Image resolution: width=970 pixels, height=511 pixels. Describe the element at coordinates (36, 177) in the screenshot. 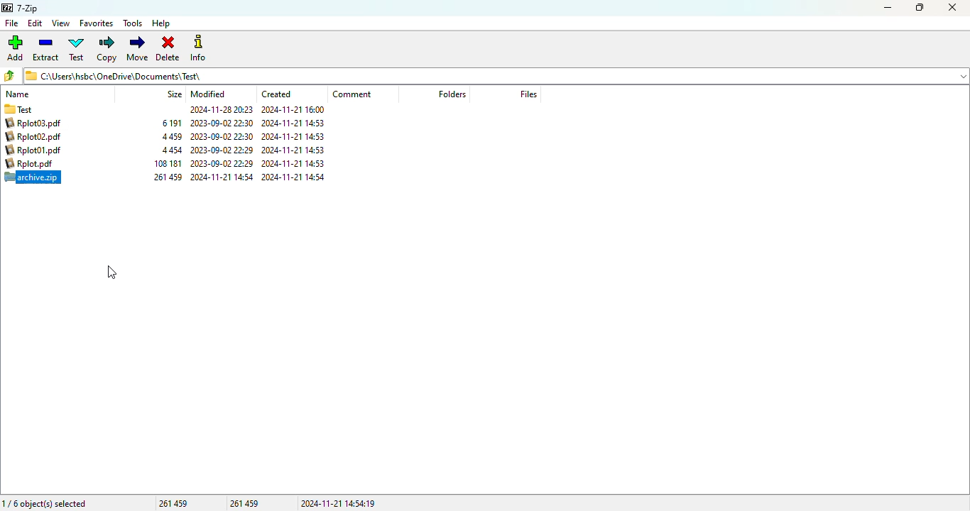

I see `Rplot.pdf 108181 2023-09-02 22:29 2024-11-21 14:53` at that location.